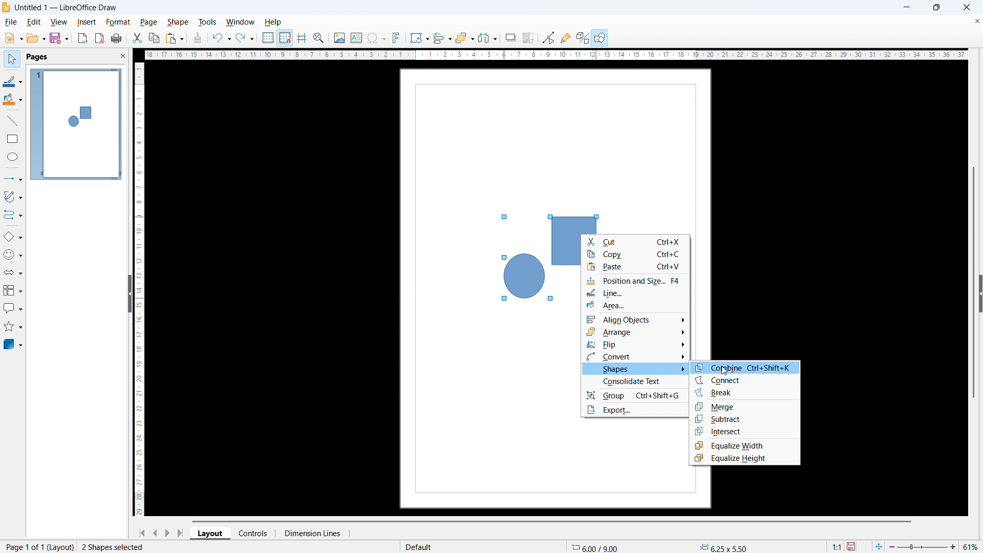 The height and width of the screenshot is (553, 983). I want to click on connectors, so click(13, 216).